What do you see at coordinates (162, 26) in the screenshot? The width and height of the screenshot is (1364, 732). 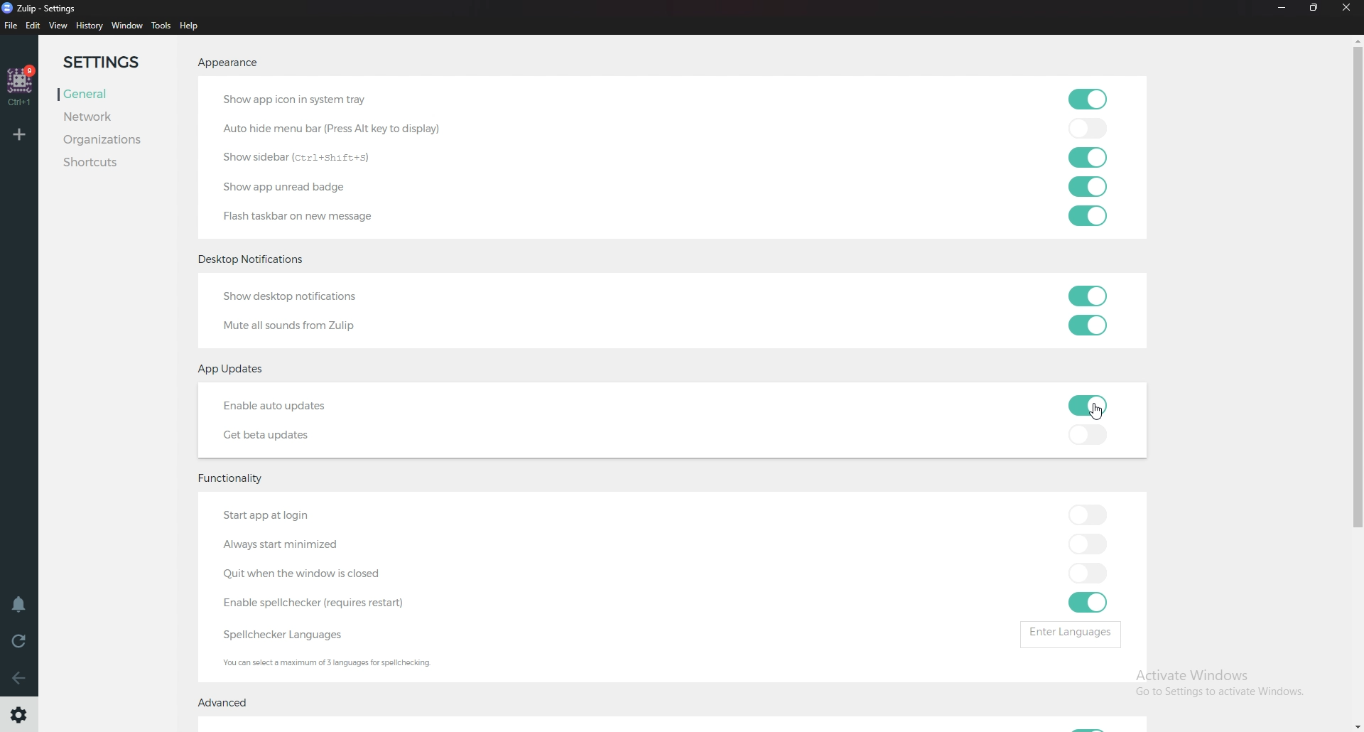 I see `Tools` at bounding box center [162, 26].